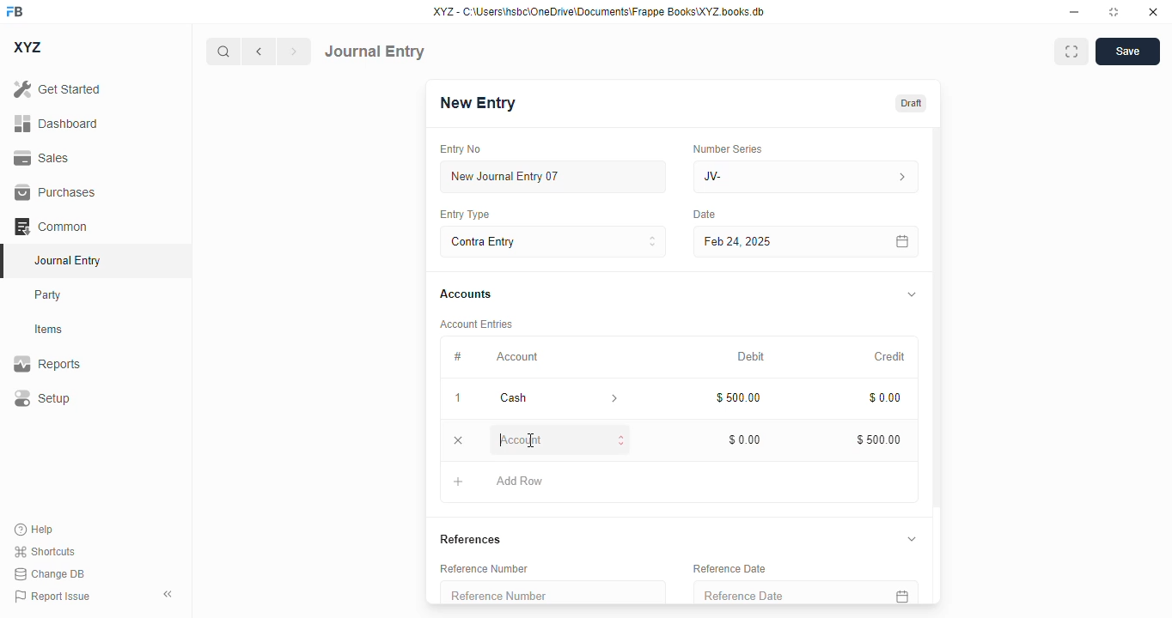 The image size is (1172, 618). Describe the element at coordinates (769, 242) in the screenshot. I see `feb 24, 2025` at that location.